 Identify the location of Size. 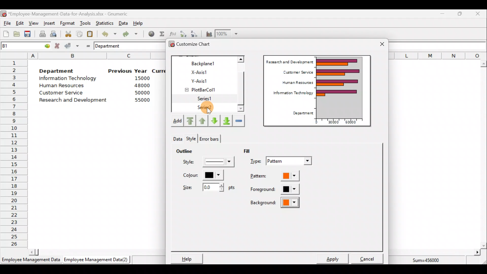
(207, 187).